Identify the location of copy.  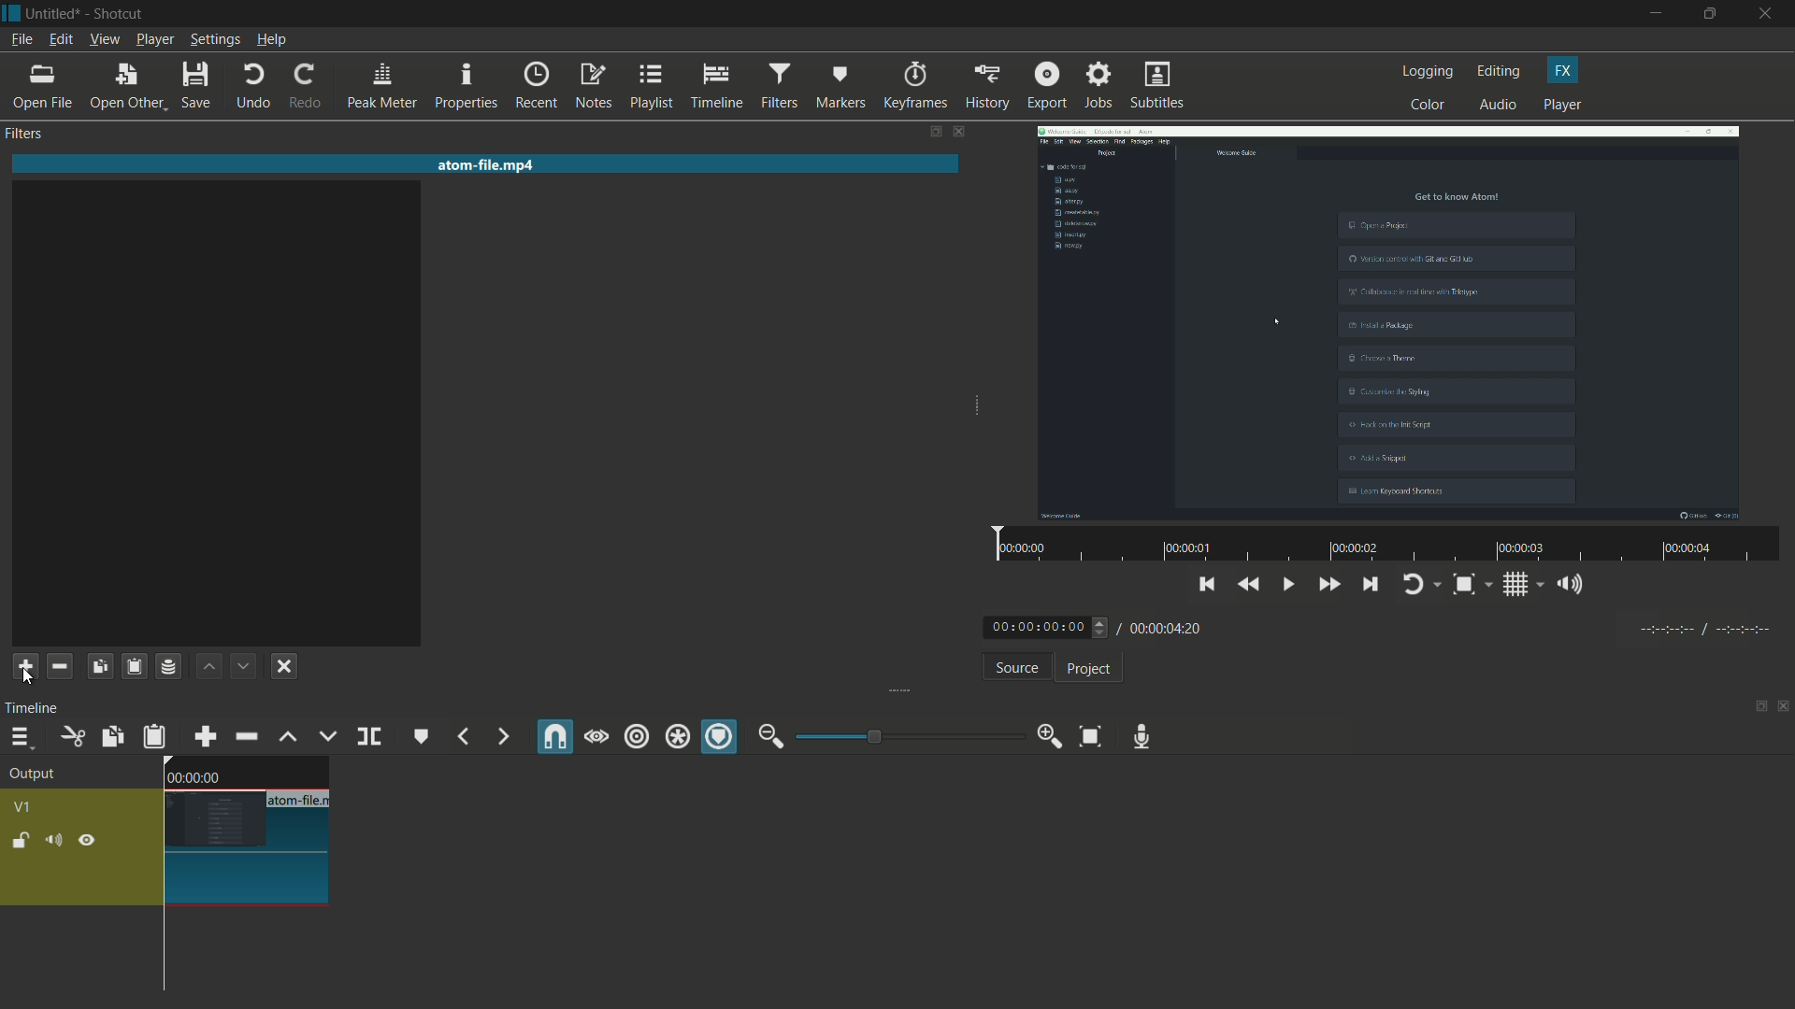
(110, 736).